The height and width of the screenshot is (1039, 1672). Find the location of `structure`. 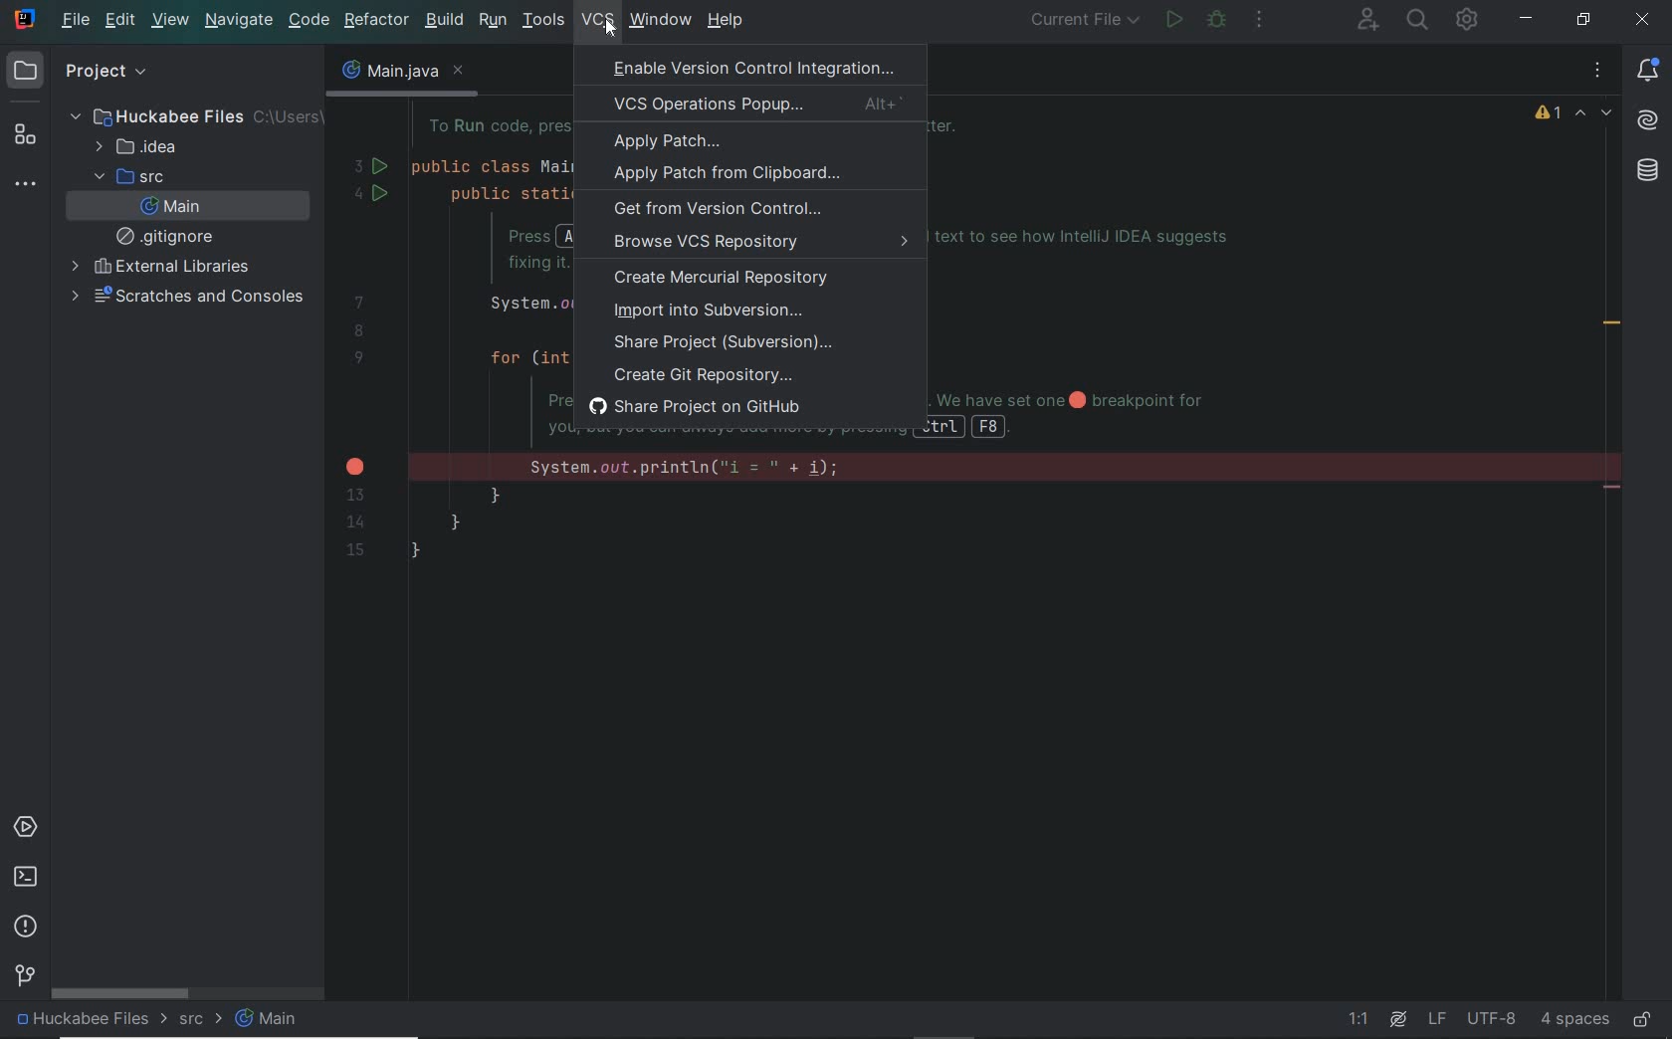

structure is located at coordinates (24, 135).